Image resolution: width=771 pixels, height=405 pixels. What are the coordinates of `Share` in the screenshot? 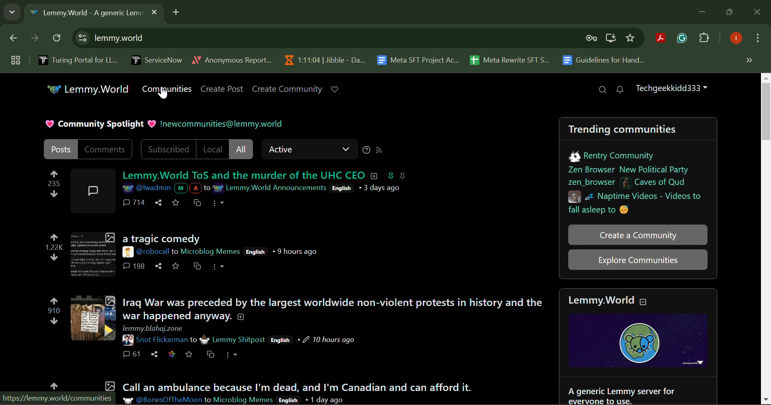 It's located at (154, 354).